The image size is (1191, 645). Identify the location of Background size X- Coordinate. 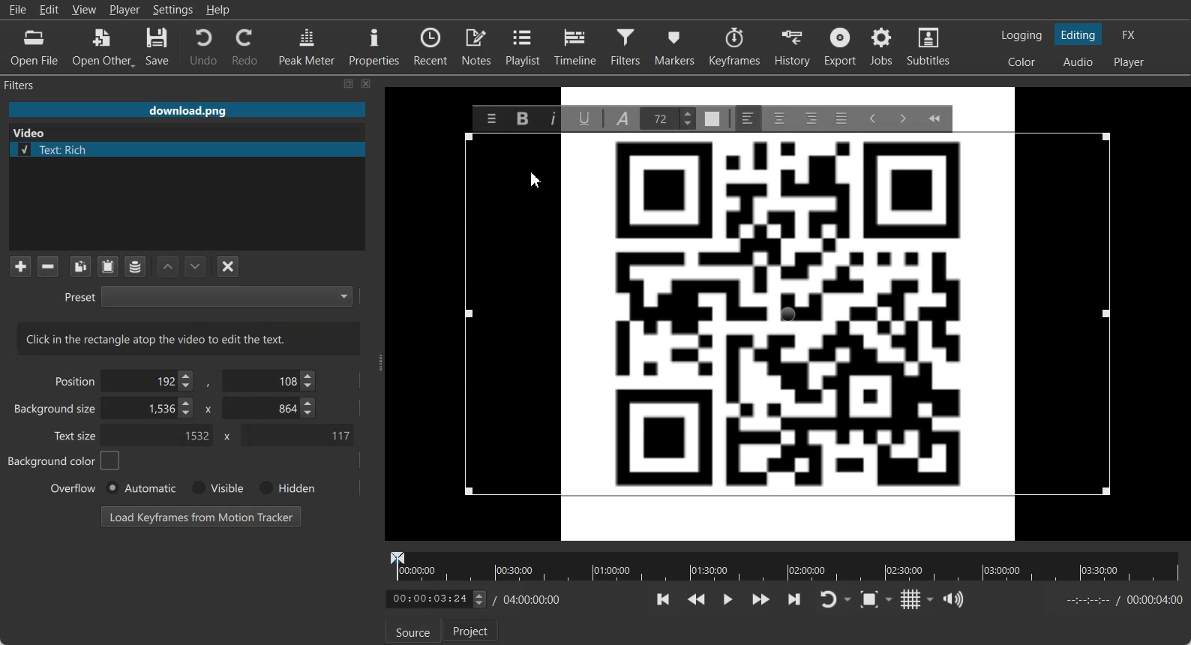
(151, 410).